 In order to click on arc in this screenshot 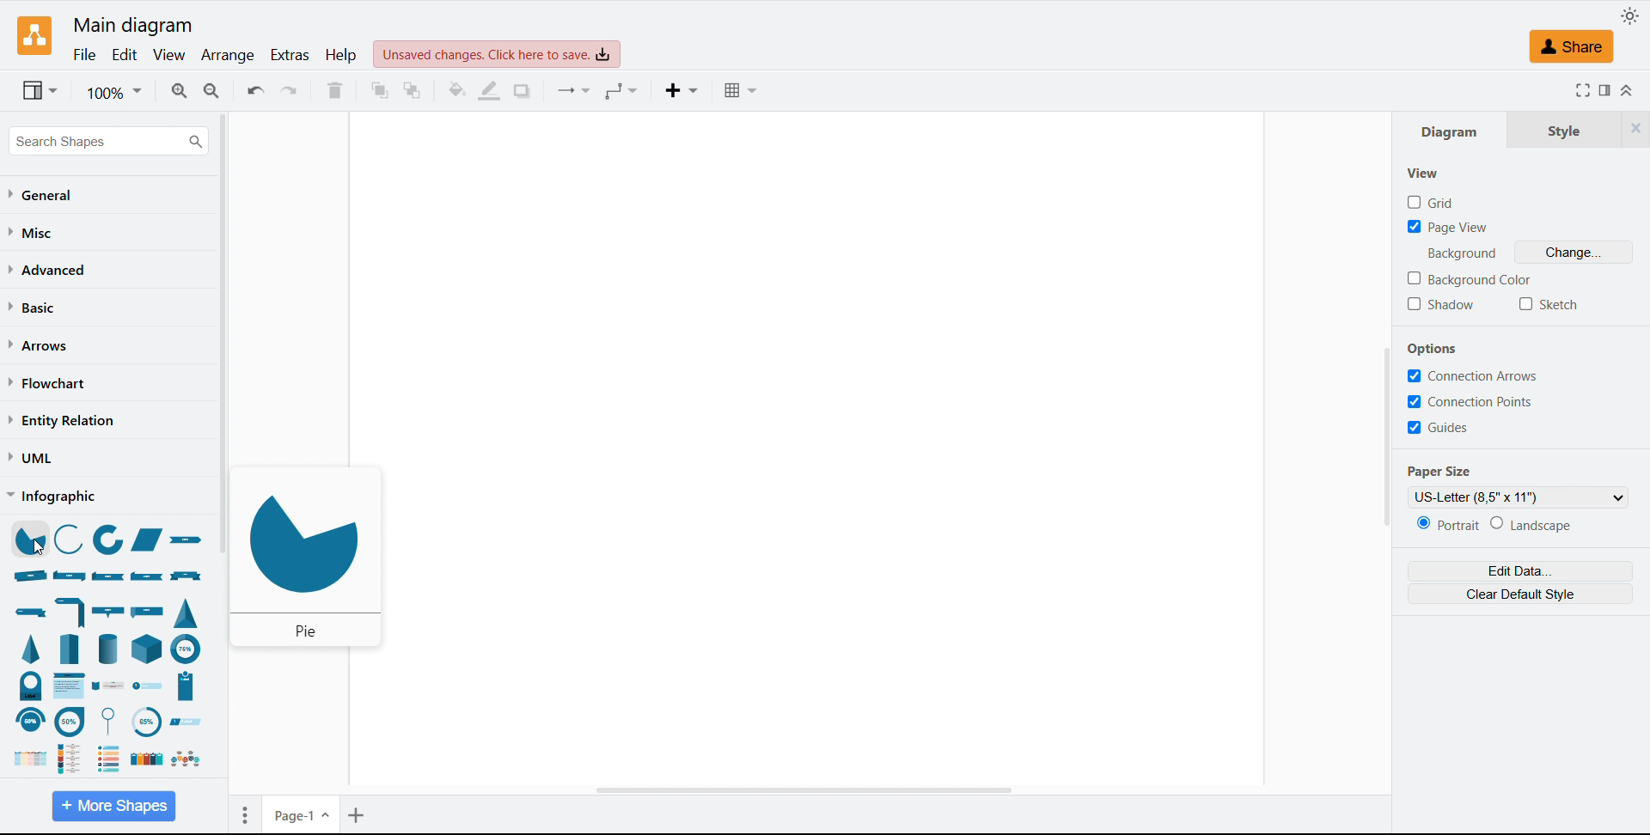, I will do `click(70, 539)`.